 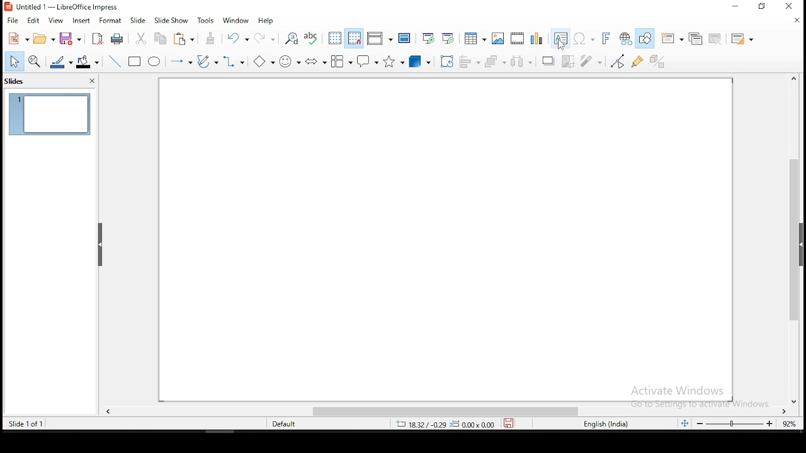 I want to click on cut, so click(x=142, y=38).